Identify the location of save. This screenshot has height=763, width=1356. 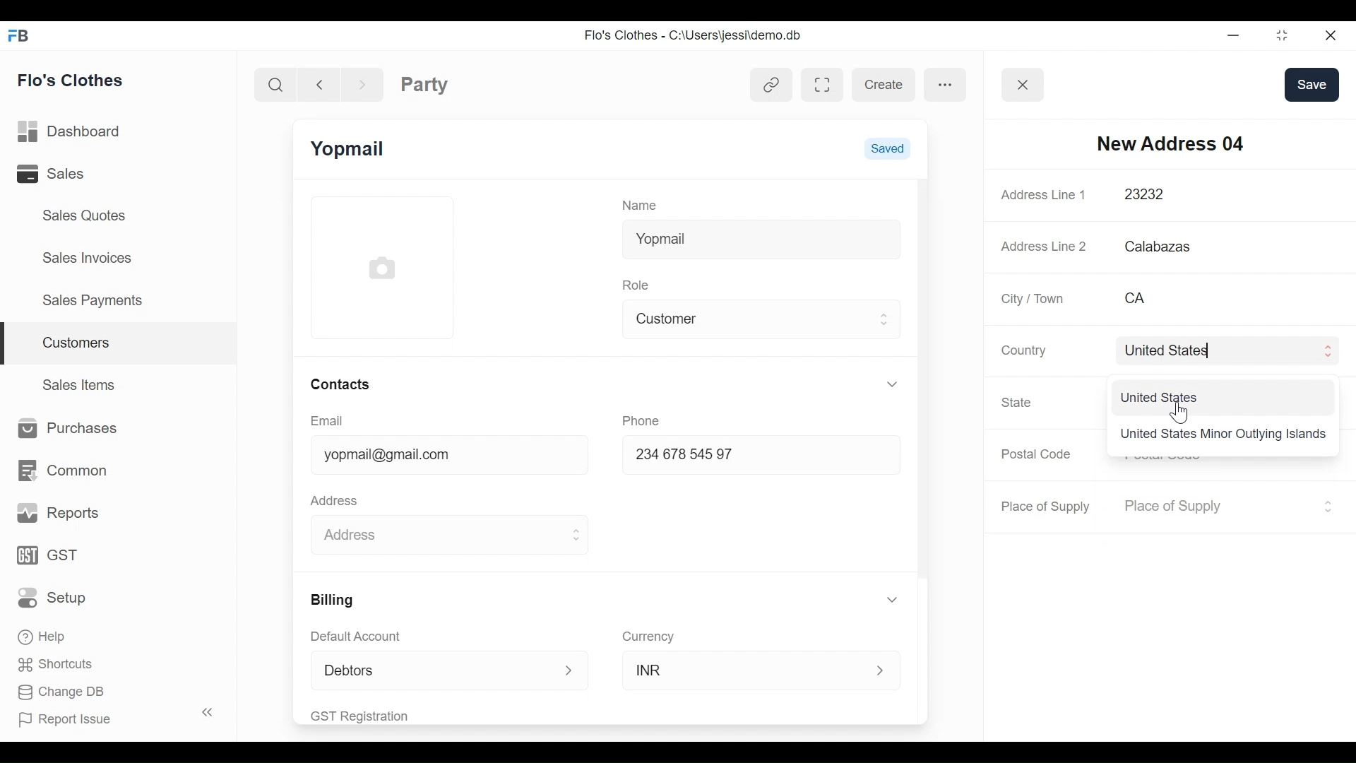
(1312, 84).